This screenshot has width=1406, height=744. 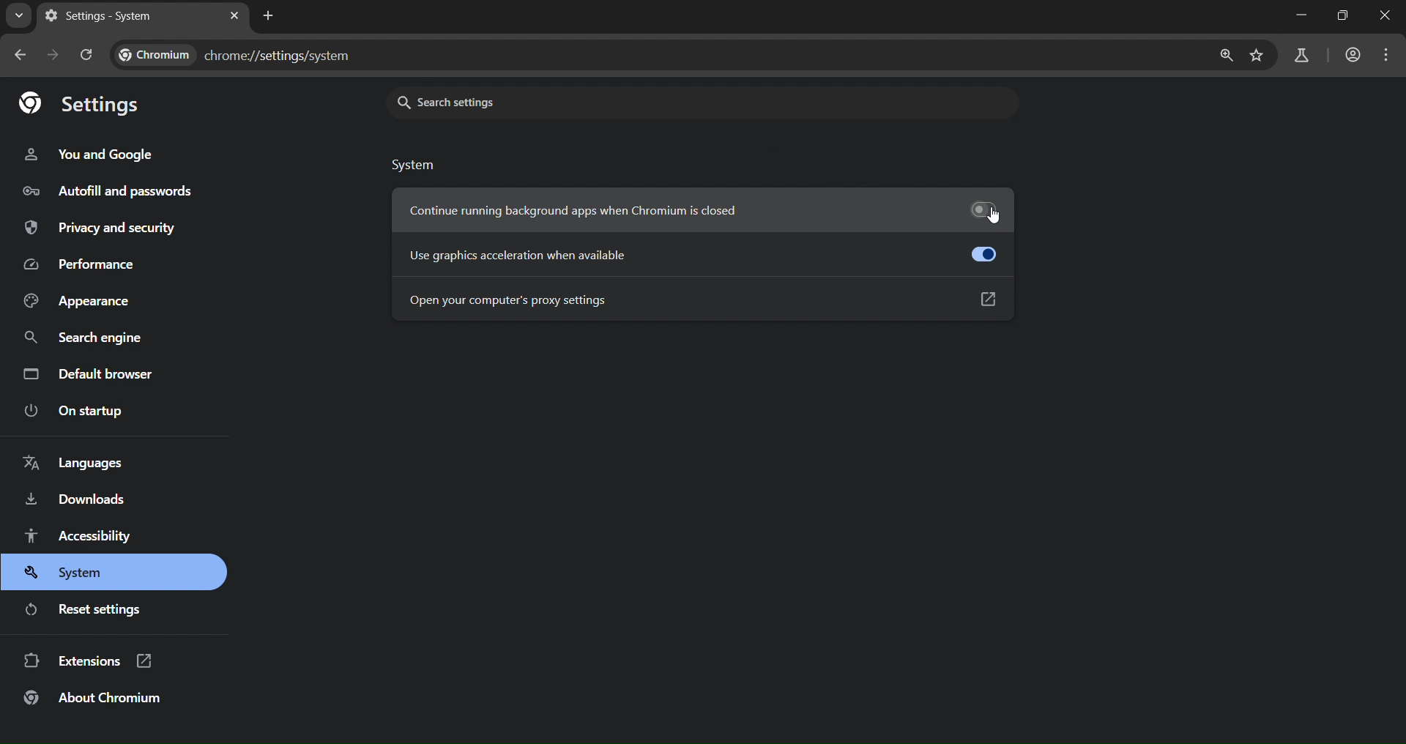 What do you see at coordinates (1303, 54) in the screenshot?
I see `accounts` at bounding box center [1303, 54].